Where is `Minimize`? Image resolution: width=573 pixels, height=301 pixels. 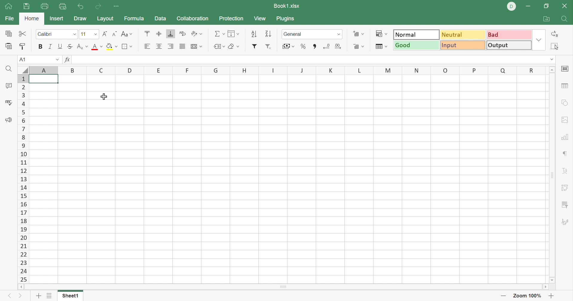 Minimize is located at coordinates (528, 7).